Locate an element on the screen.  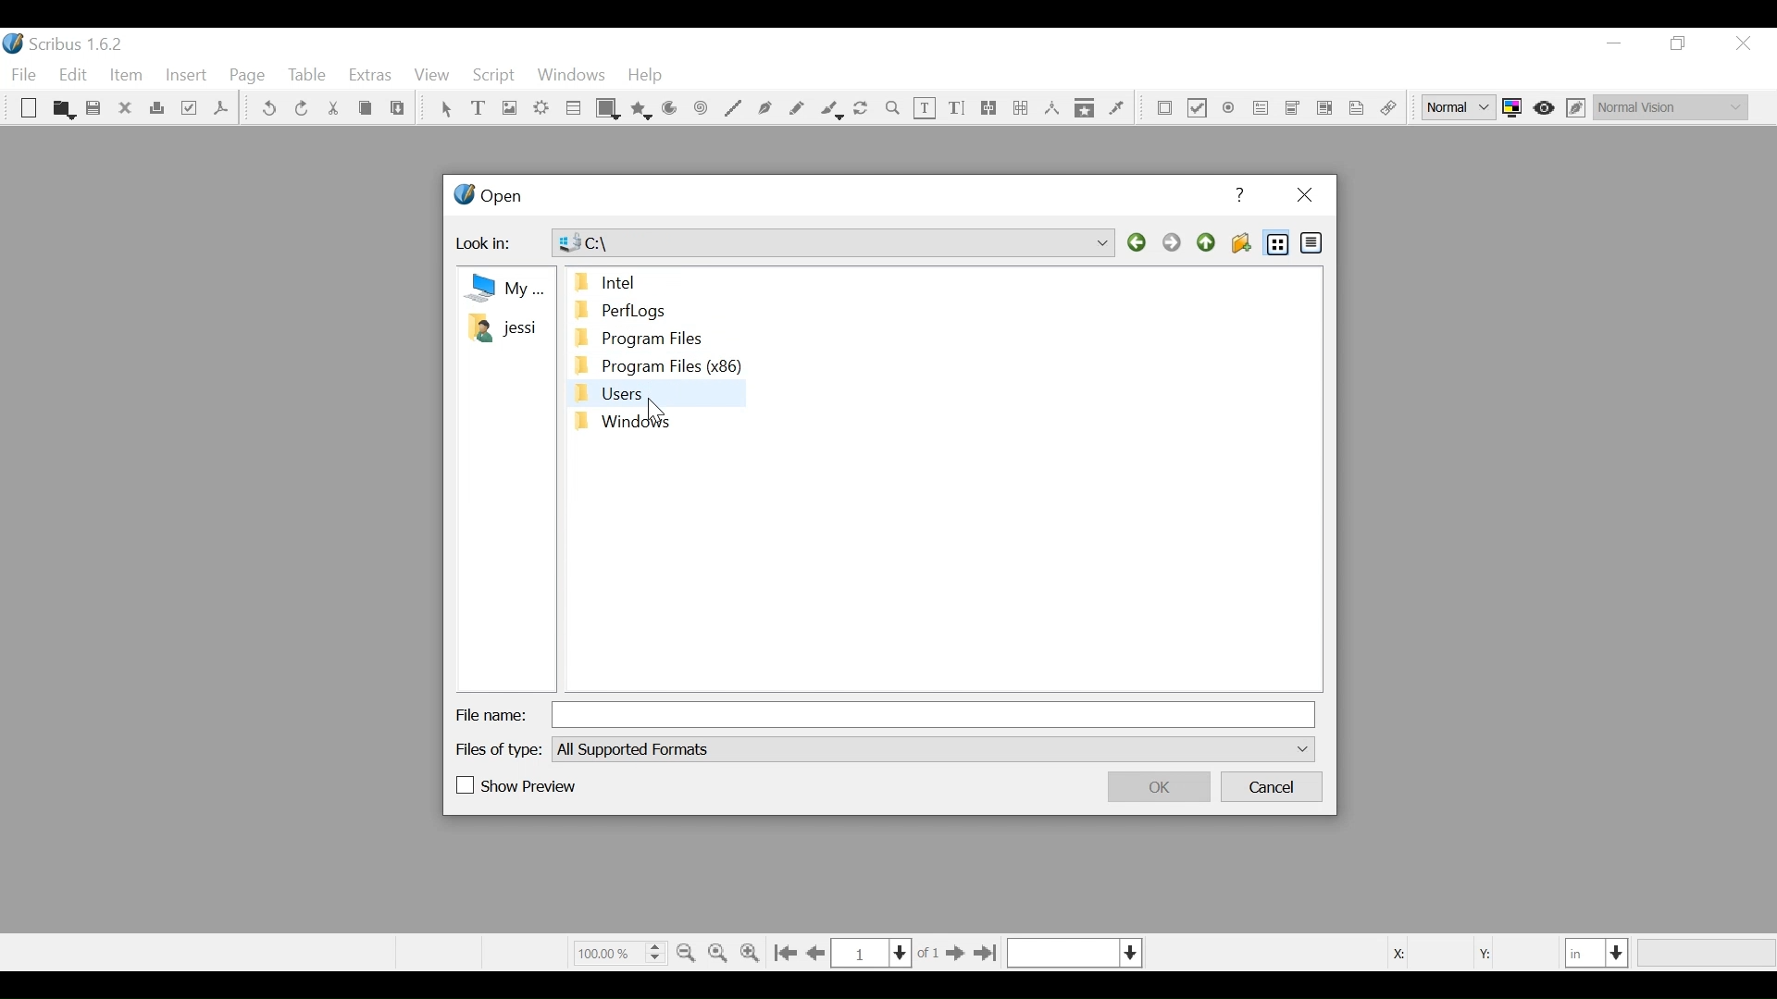
File Name is located at coordinates (491, 715).